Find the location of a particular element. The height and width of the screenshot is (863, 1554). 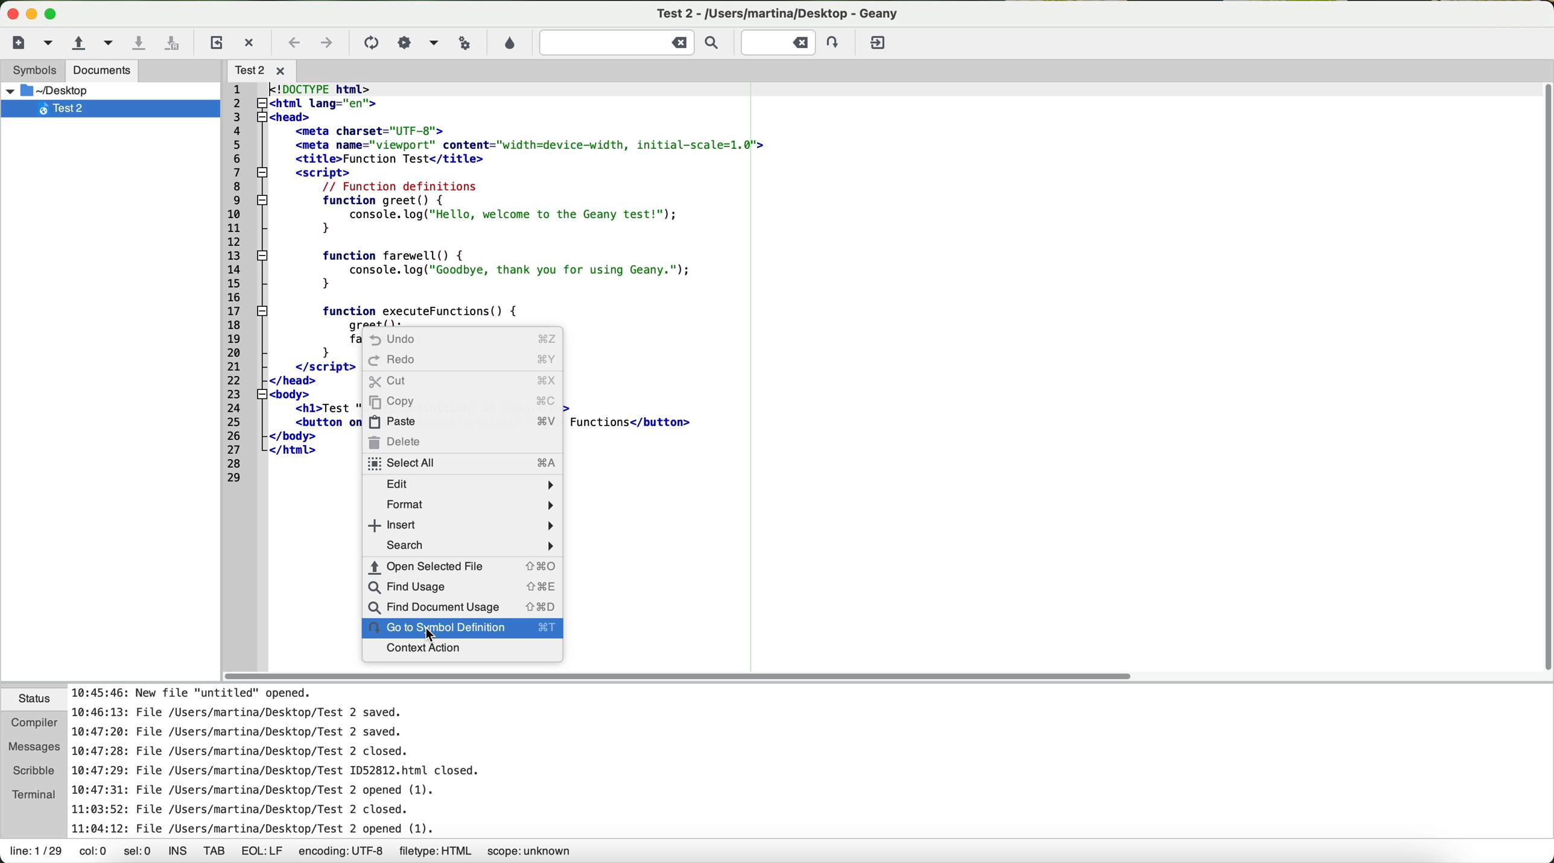

 is located at coordinates (267, 69).